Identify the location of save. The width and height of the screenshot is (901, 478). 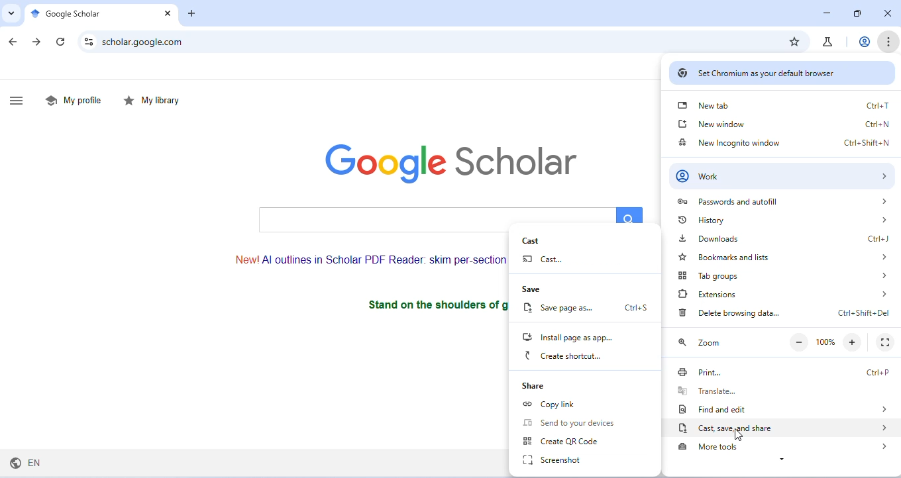
(541, 290).